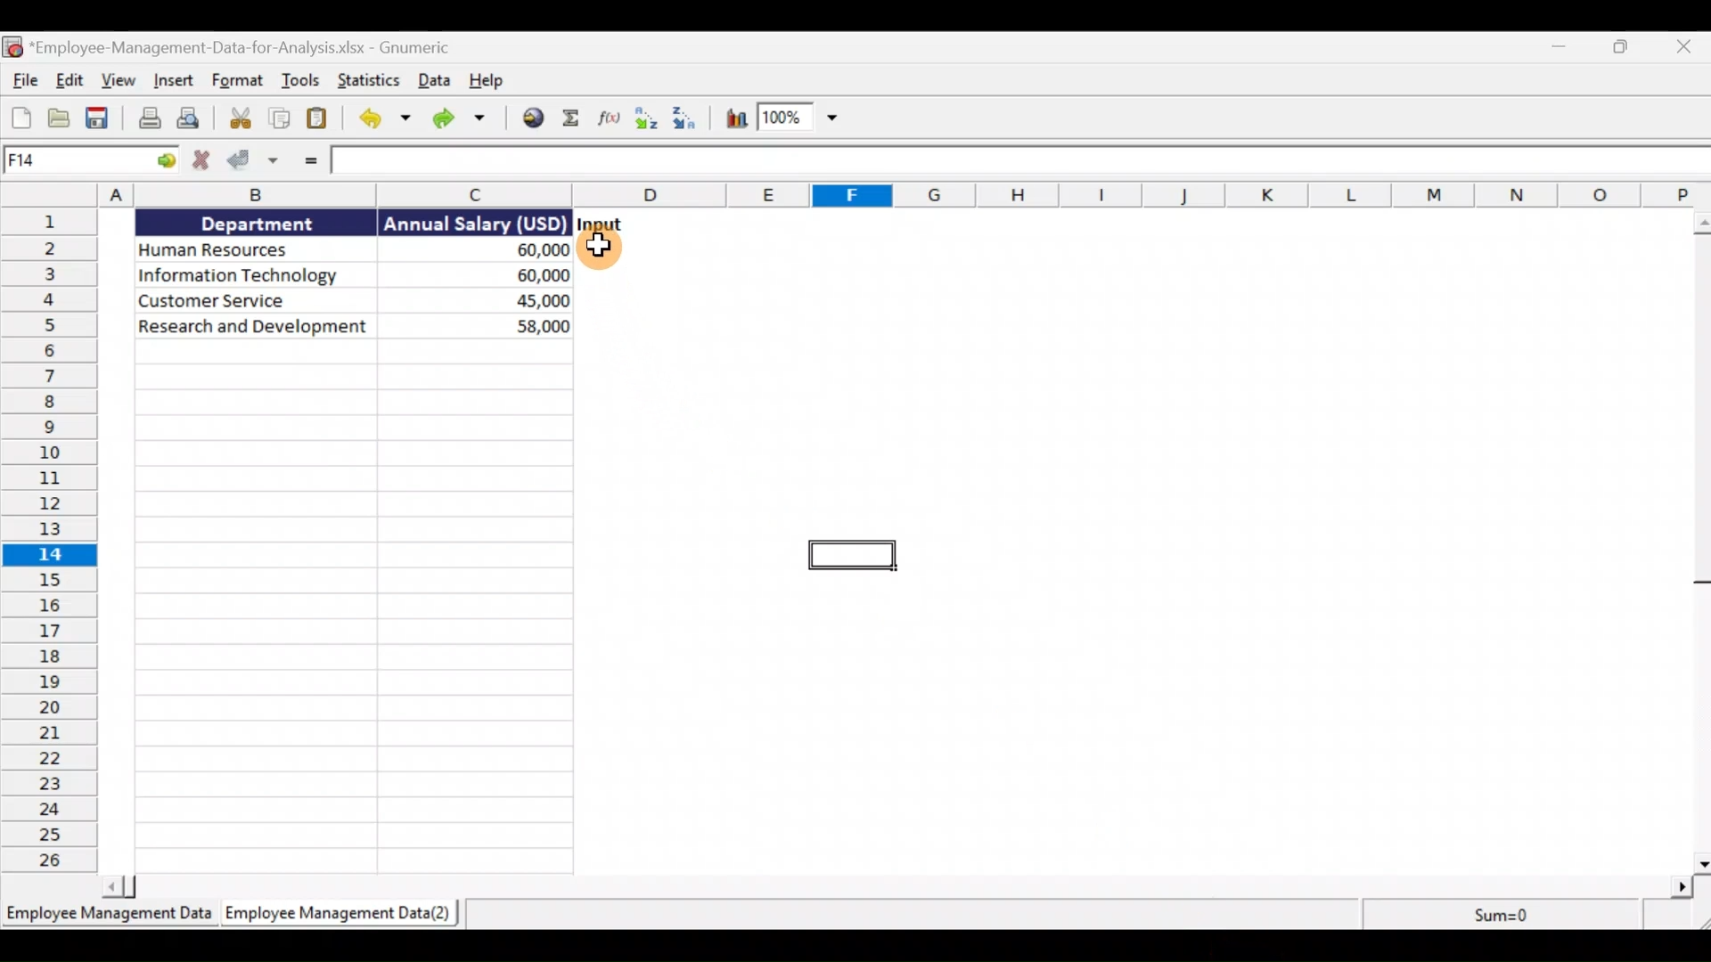 This screenshot has width=1711, height=962. Describe the element at coordinates (799, 119) in the screenshot. I see `Zoom` at that location.